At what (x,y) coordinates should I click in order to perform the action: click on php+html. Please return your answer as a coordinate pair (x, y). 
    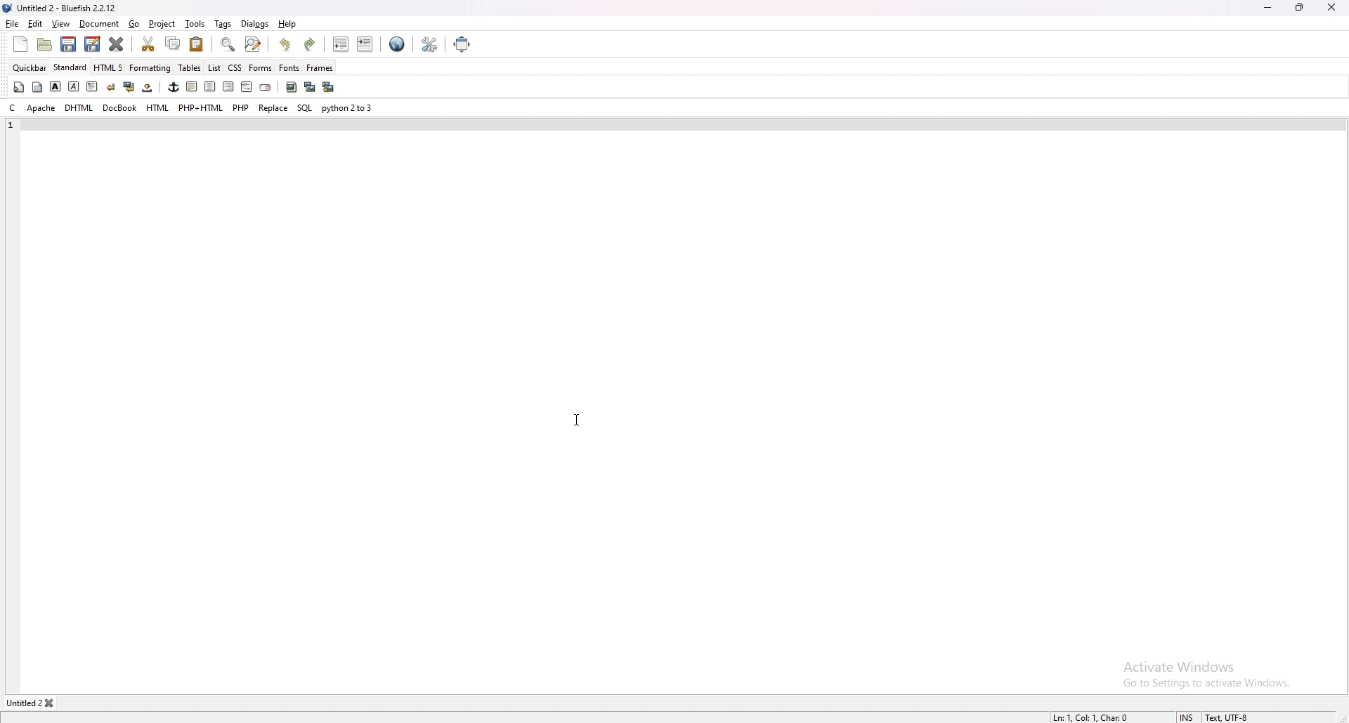
    Looking at the image, I should click on (202, 108).